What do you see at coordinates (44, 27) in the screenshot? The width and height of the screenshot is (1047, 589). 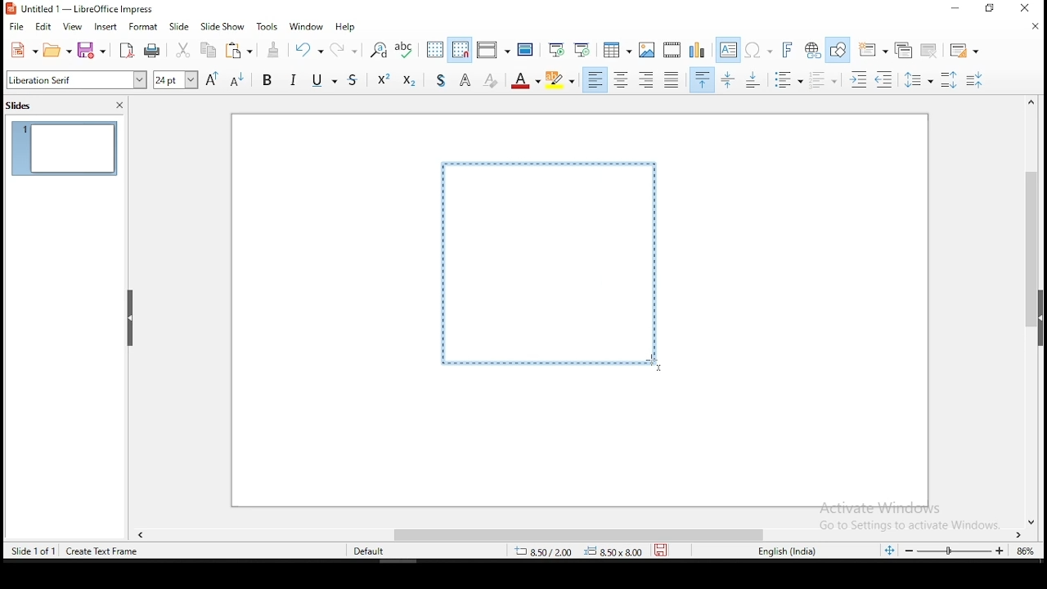 I see `edit` at bounding box center [44, 27].